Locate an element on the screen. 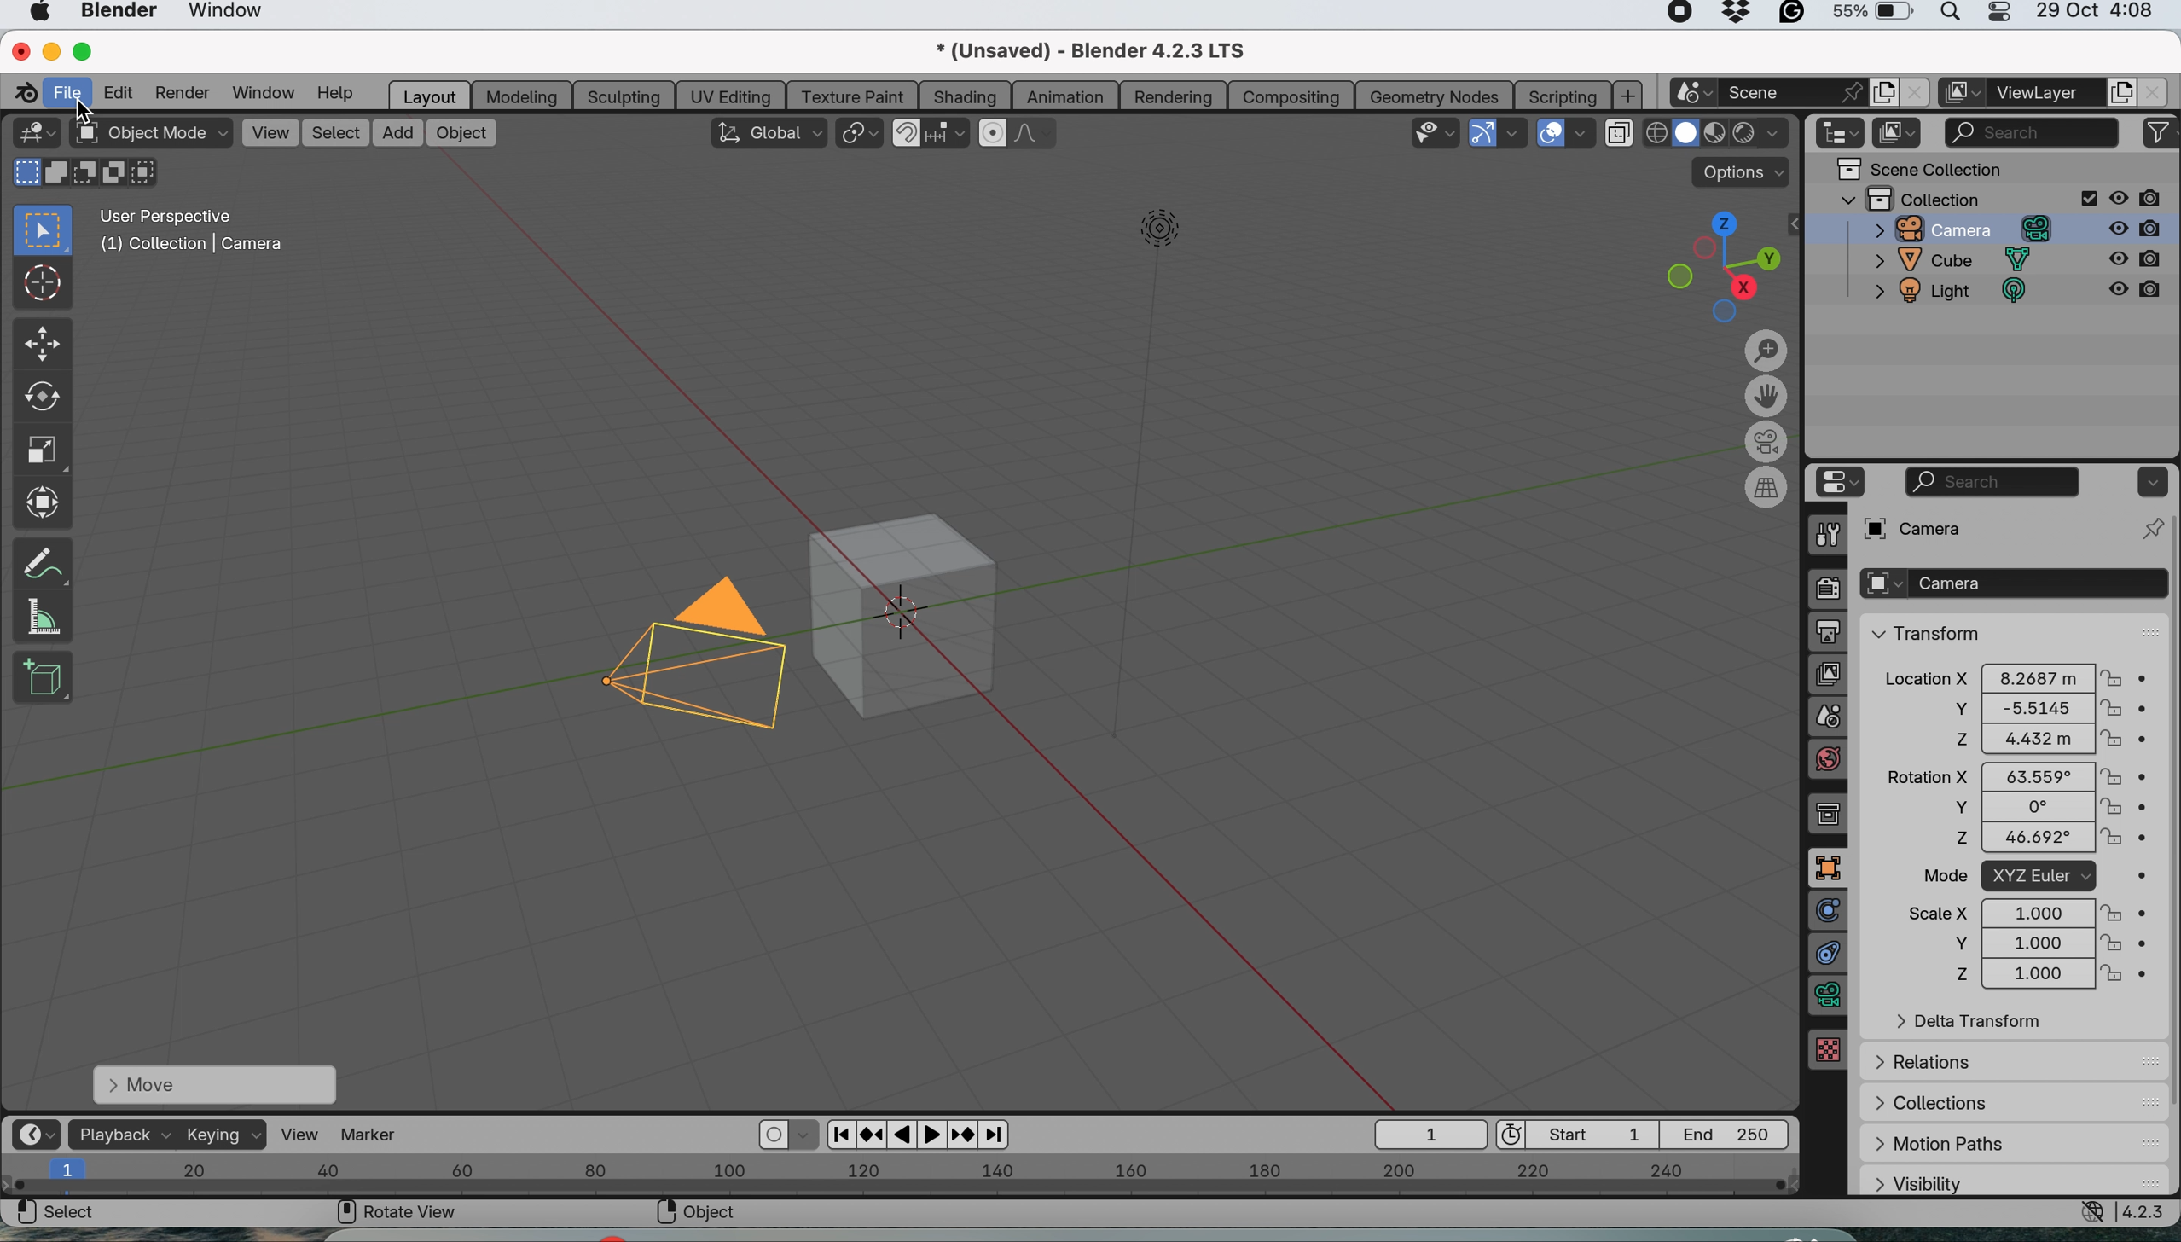 The width and height of the screenshot is (2181, 1242). light object is located at coordinates (1149, 473).